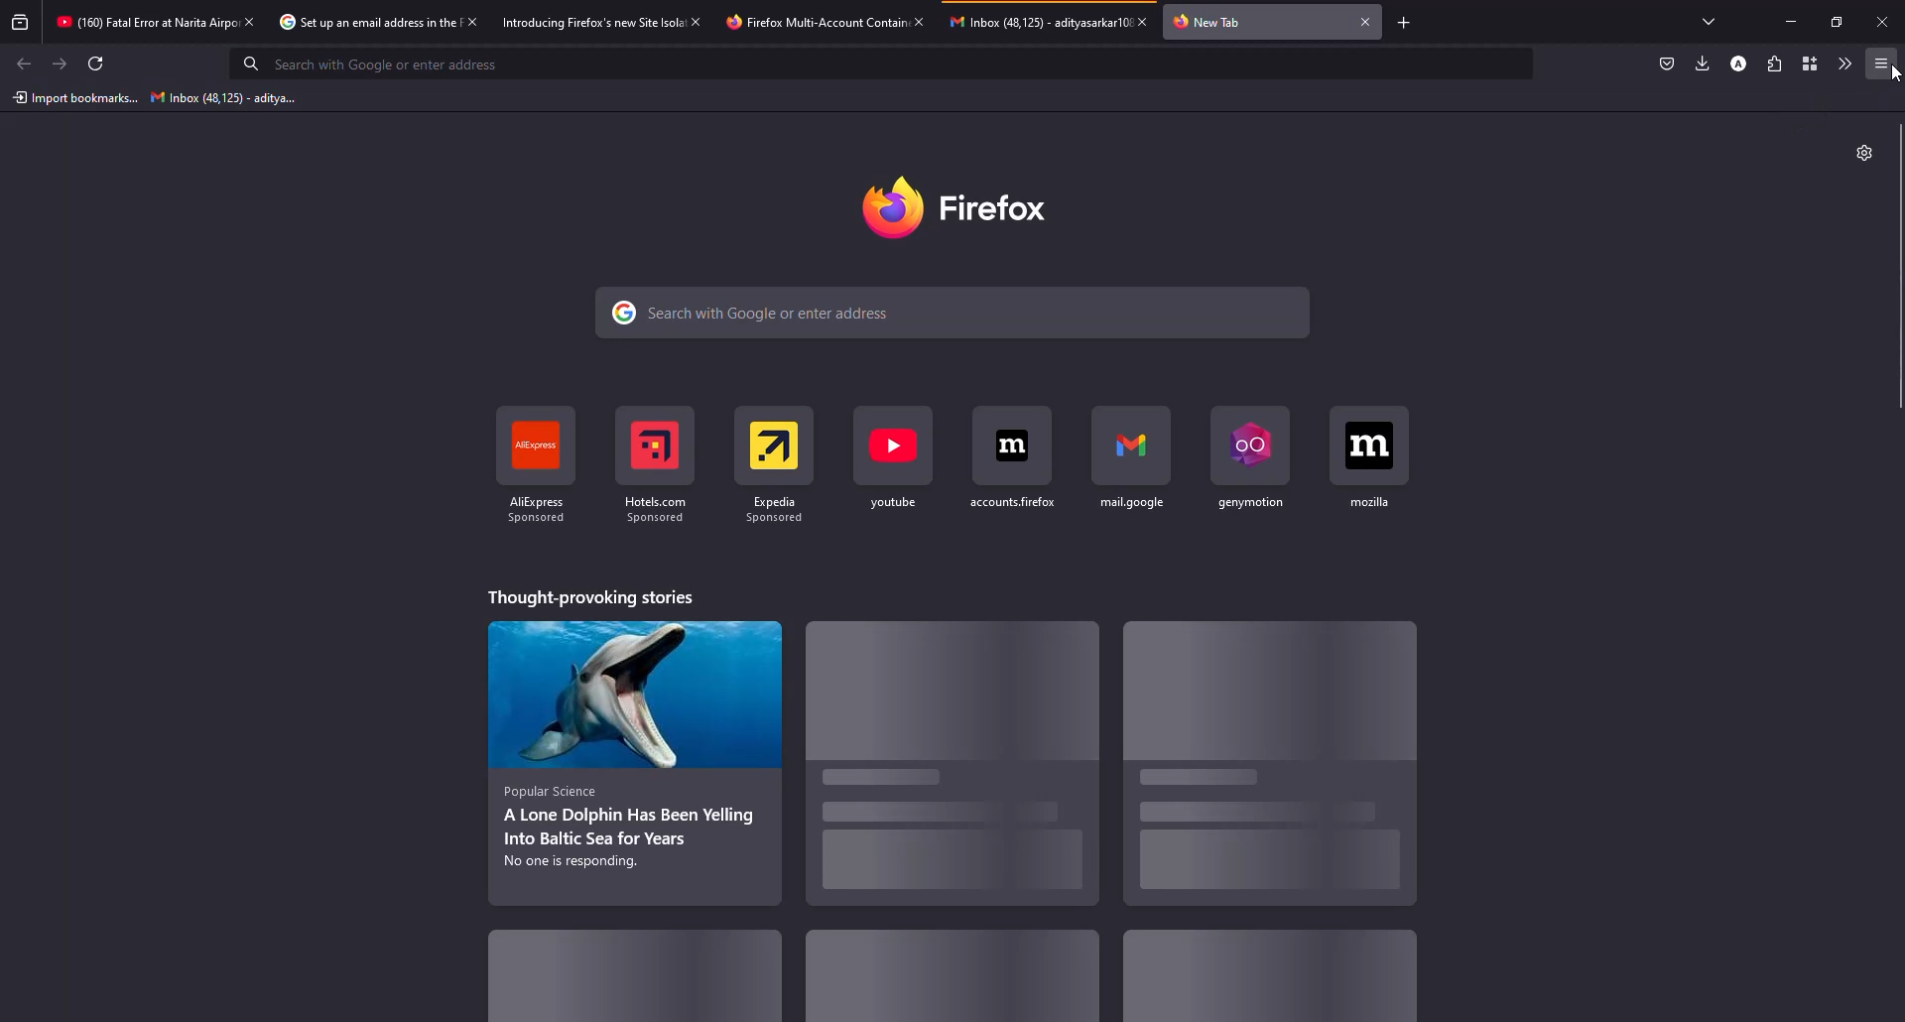  What do you see at coordinates (381, 64) in the screenshot?
I see `search` at bounding box center [381, 64].